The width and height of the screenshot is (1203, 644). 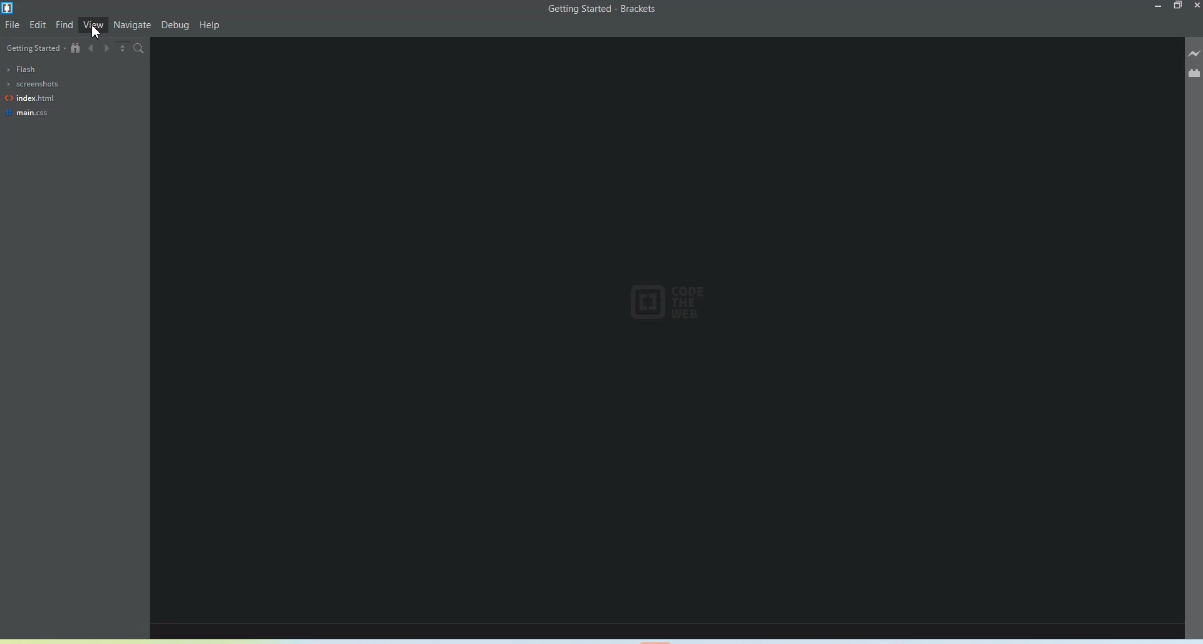 I want to click on Split the editor vertically and Horizontally, so click(x=122, y=49).